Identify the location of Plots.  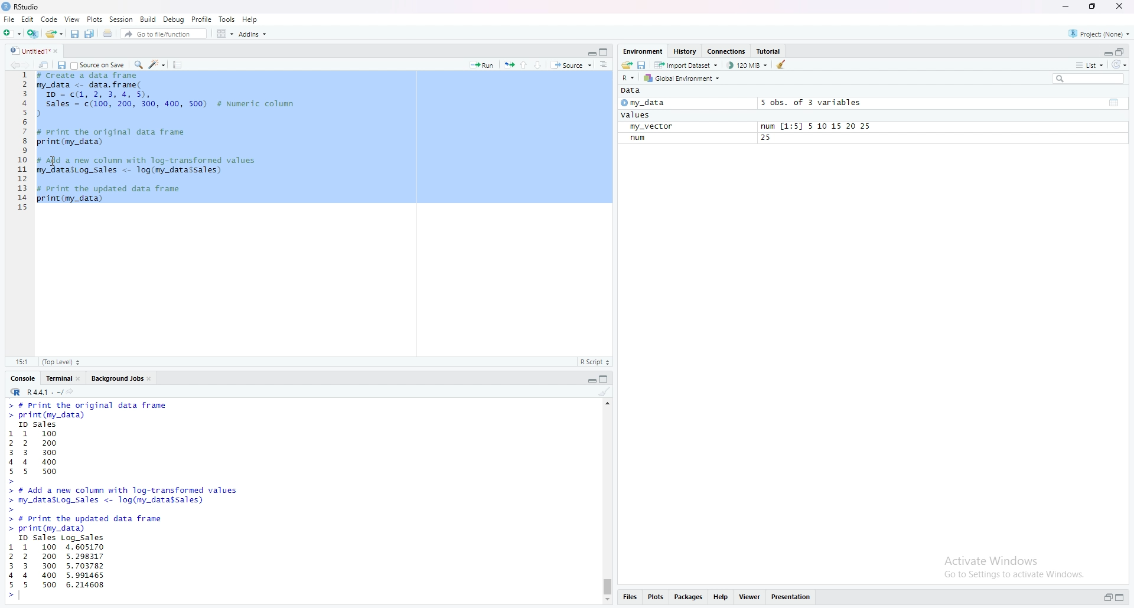
(91, 19).